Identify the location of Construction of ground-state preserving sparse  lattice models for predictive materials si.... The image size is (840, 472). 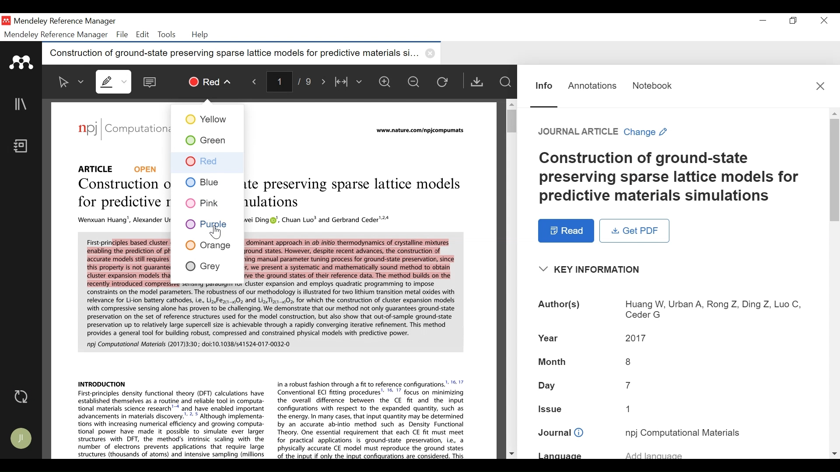
(242, 52).